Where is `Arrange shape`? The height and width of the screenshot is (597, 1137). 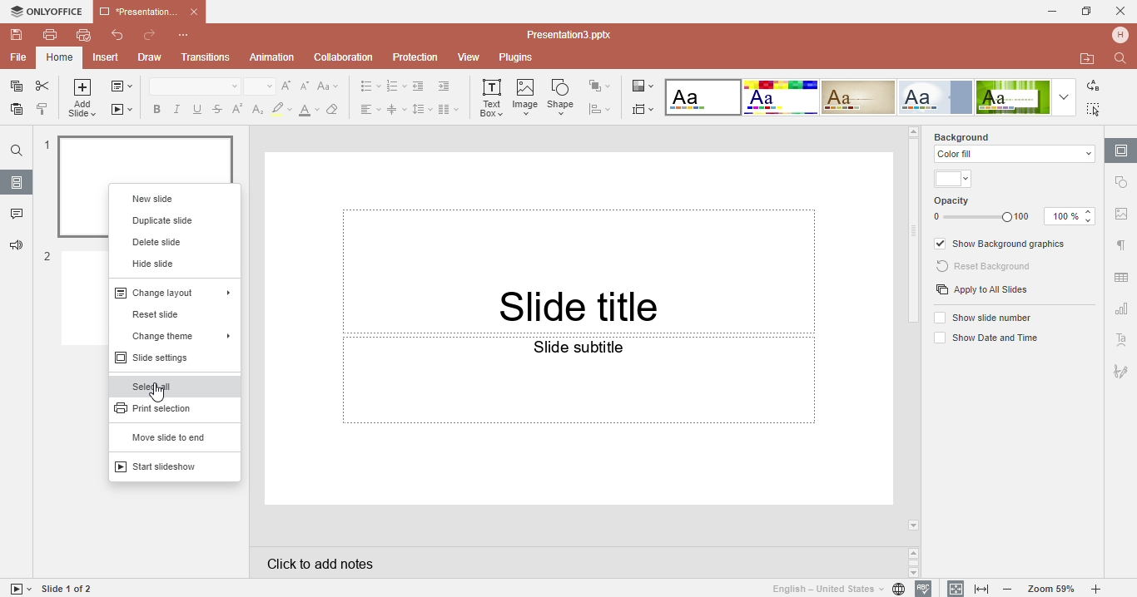 Arrange shape is located at coordinates (603, 86).